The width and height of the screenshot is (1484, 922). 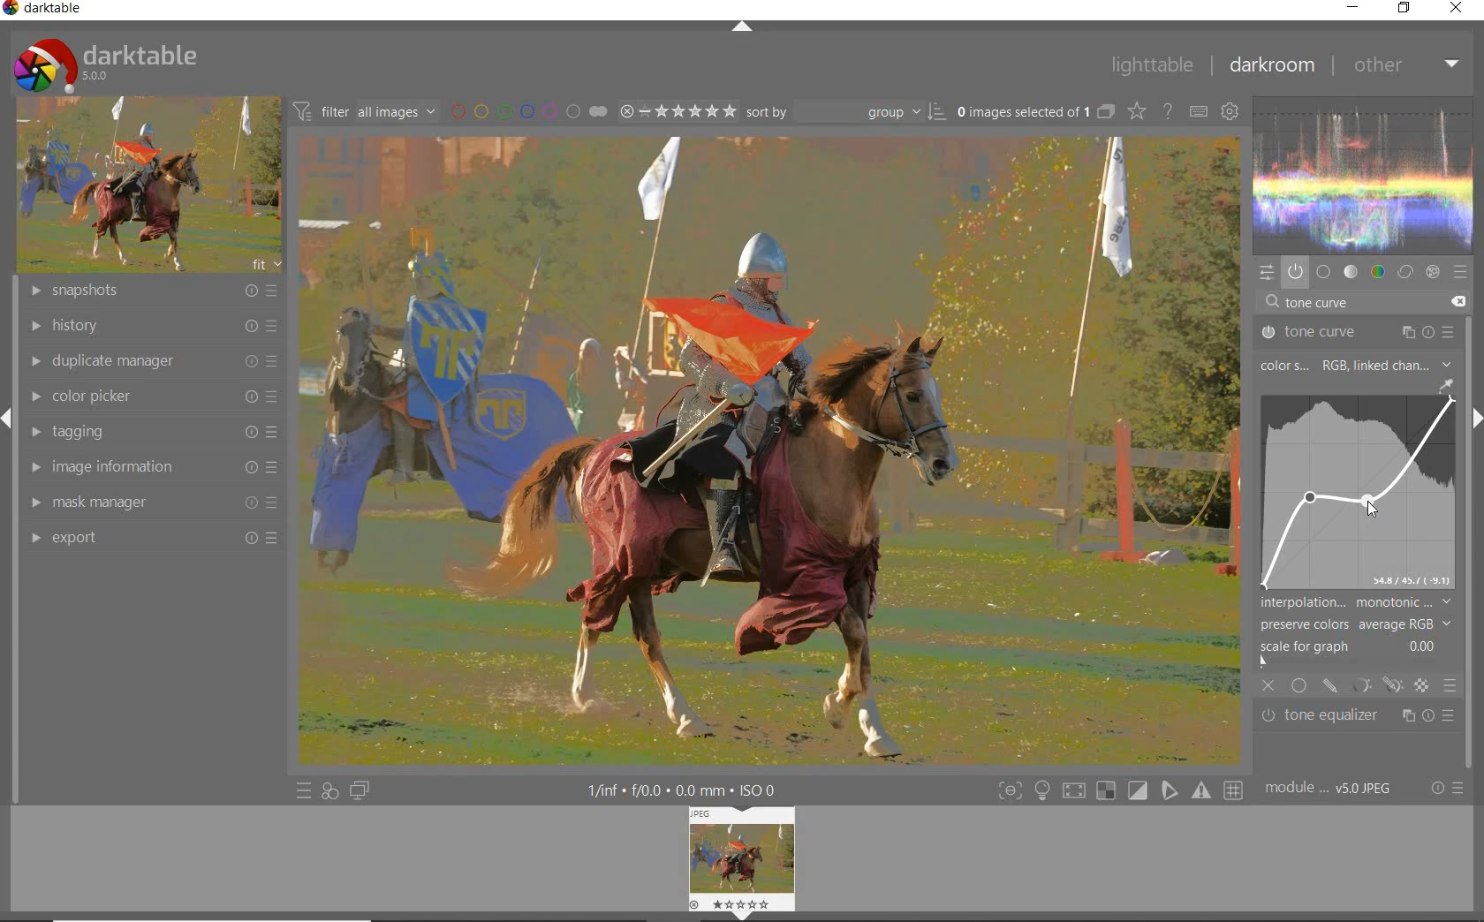 What do you see at coordinates (1333, 789) in the screenshot?
I see `module... v5.0 JPEG` at bounding box center [1333, 789].